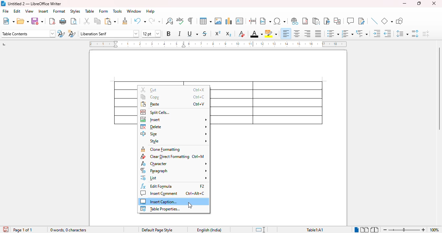 Image resolution: width=442 pixels, height=233 pixels. What do you see at coordinates (261, 230) in the screenshot?
I see `standard selection` at bounding box center [261, 230].